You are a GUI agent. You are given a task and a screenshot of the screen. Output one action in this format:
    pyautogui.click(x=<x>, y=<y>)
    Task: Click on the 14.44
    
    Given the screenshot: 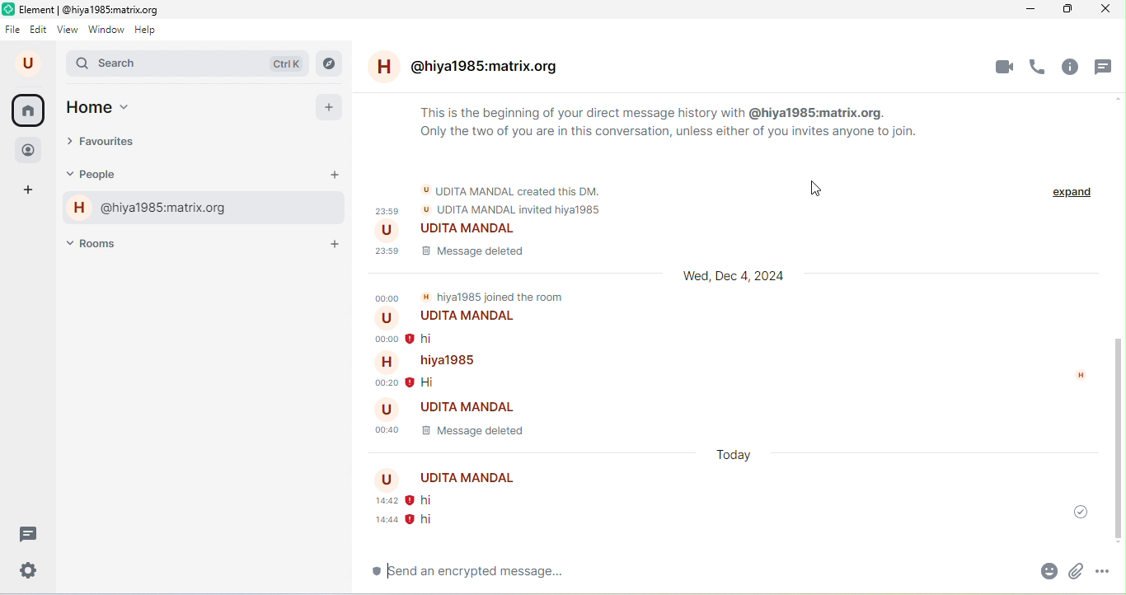 What is the action you would take?
    pyautogui.click(x=380, y=520)
    